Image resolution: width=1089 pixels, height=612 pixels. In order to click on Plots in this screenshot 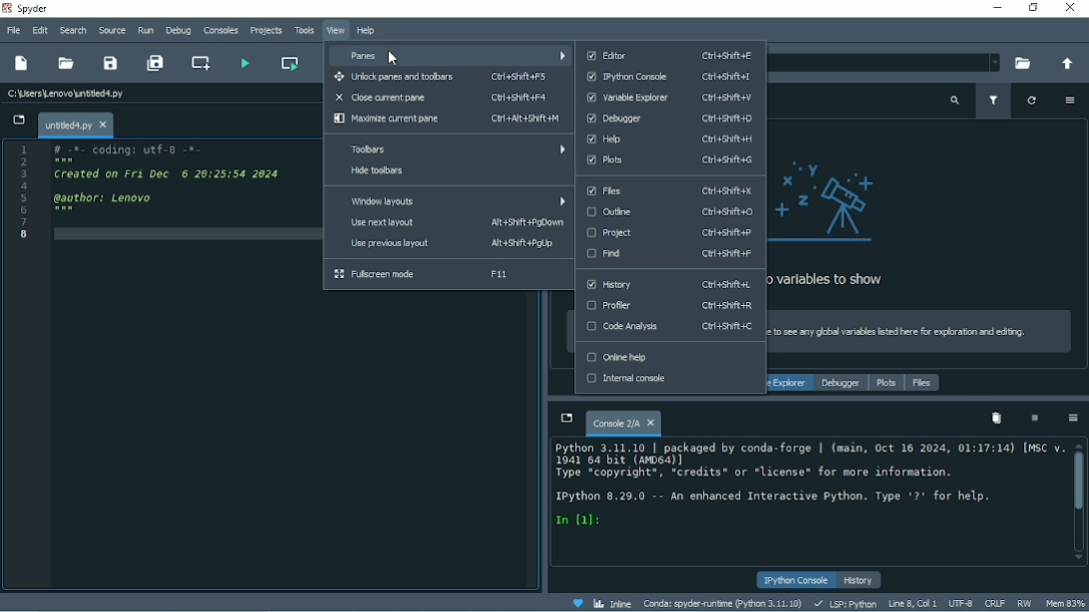, I will do `click(887, 384)`.